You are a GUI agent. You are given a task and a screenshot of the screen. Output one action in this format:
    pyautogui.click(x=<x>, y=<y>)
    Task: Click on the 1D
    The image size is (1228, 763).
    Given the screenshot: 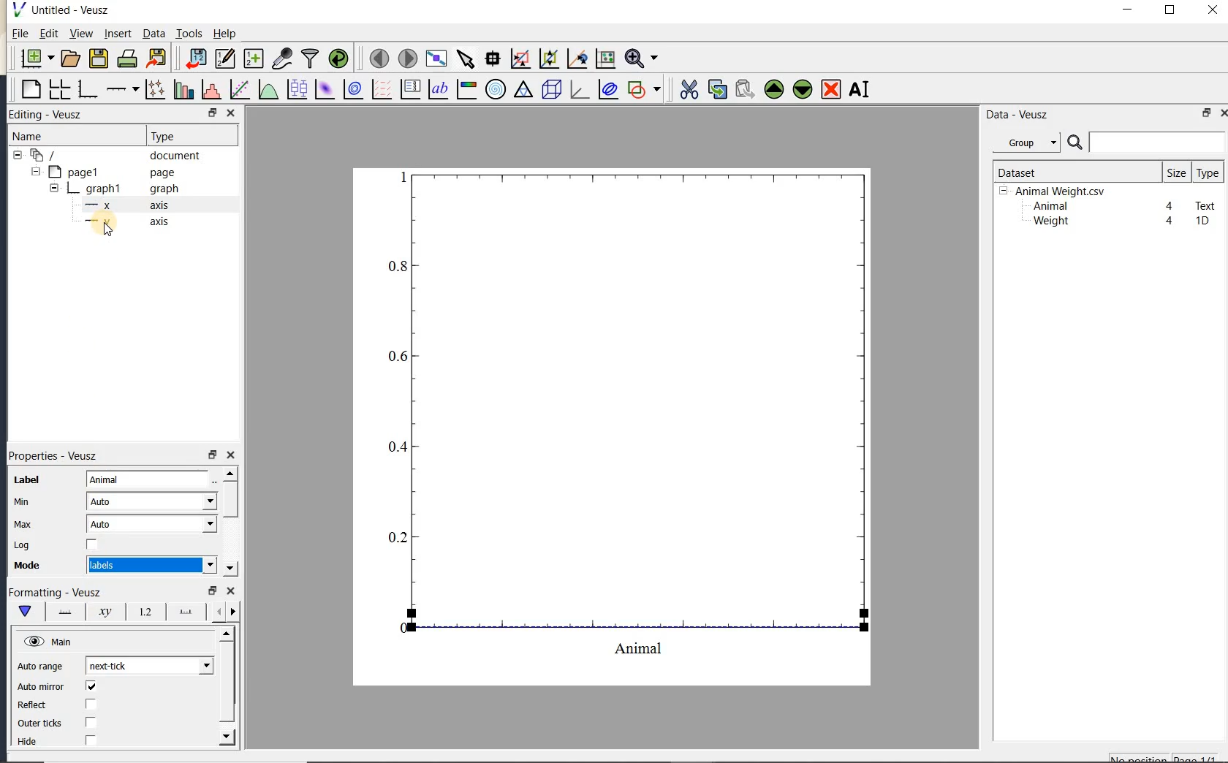 What is the action you would take?
    pyautogui.click(x=1202, y=221)
    